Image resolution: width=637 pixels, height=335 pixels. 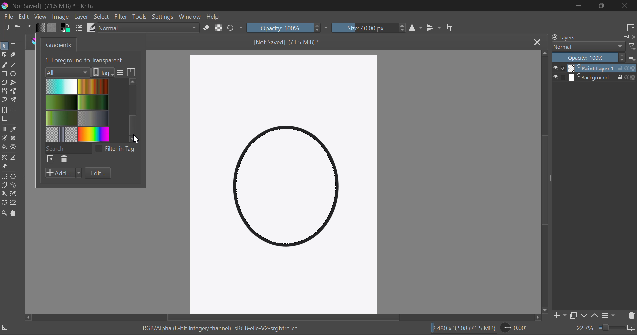 What do you see at coordinates (64, 159) in the screenshot?
I see `Delete` at bounding box center [64, 159].